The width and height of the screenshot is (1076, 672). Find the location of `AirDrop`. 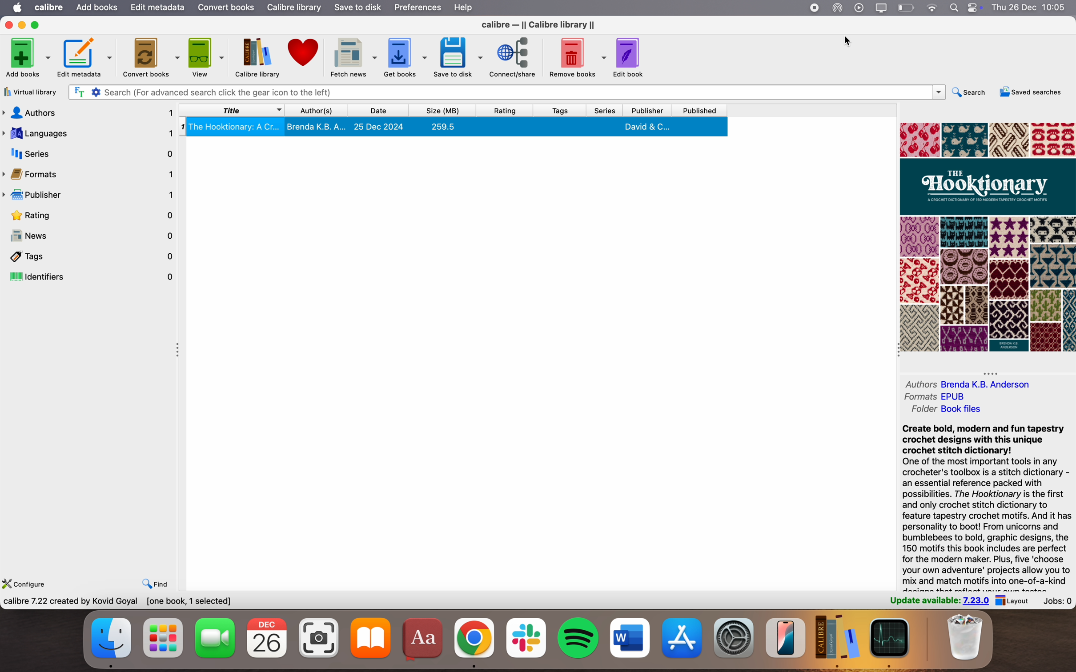

AirDrop is located at coordinates (838, 8).